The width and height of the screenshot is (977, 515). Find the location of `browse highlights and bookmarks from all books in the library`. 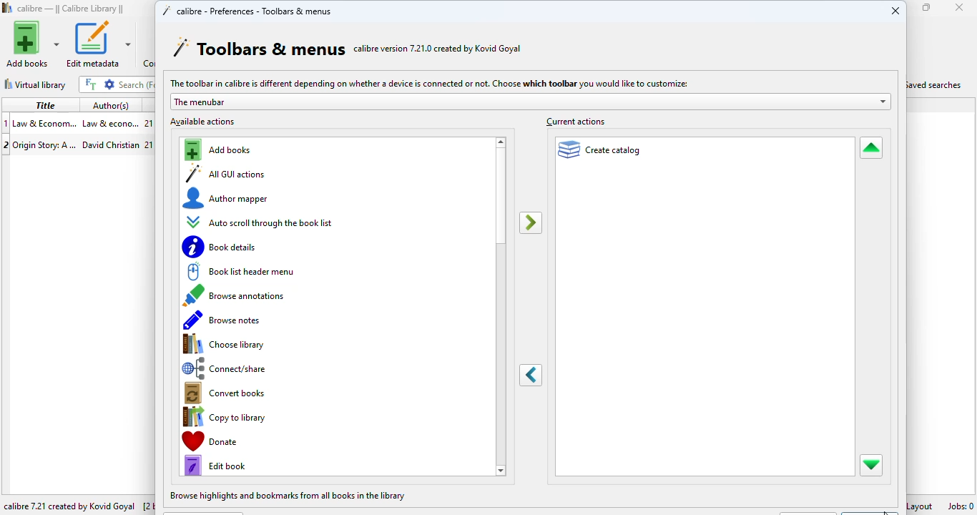

browse highlights and bookmarks from all books in the library is located at coordinates (289, 494).